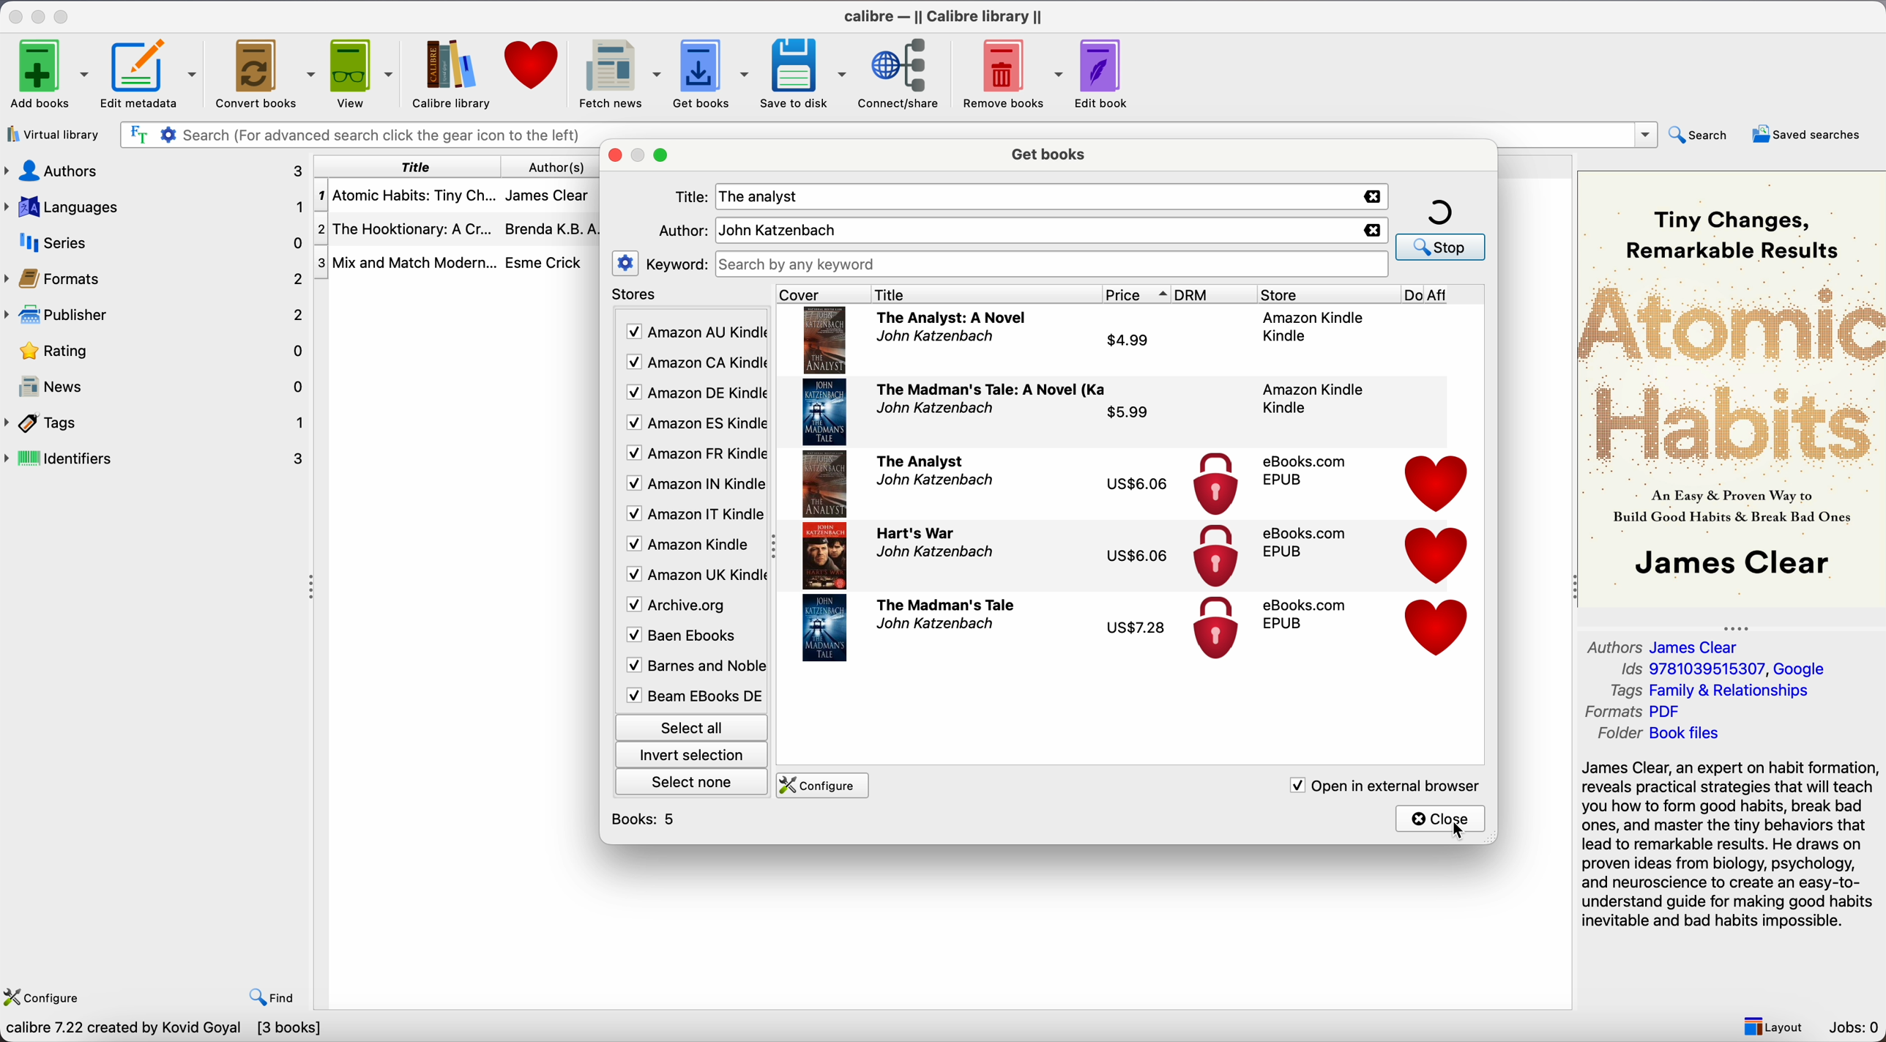 The width and height of the screenshot is (1886, 1042). I want to click on Baen Ebooks, so click(687, 639).